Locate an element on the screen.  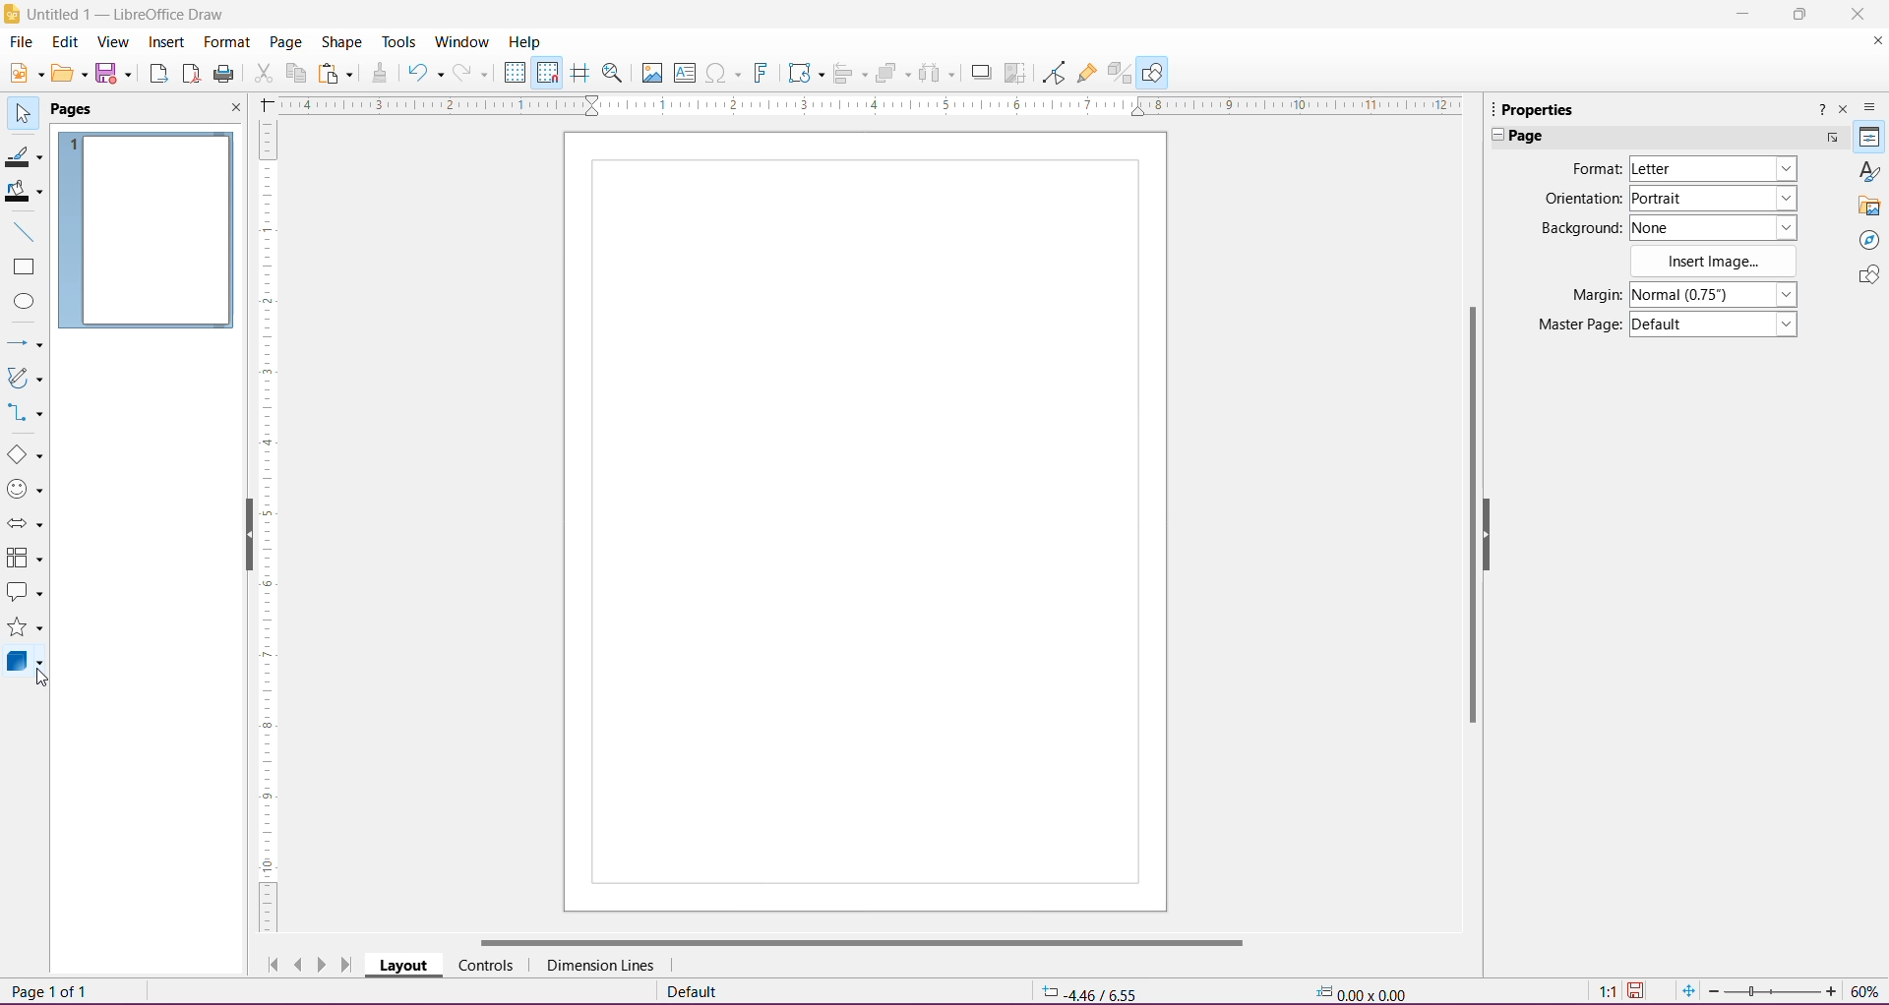
Export is located at coordinates (158, 75).